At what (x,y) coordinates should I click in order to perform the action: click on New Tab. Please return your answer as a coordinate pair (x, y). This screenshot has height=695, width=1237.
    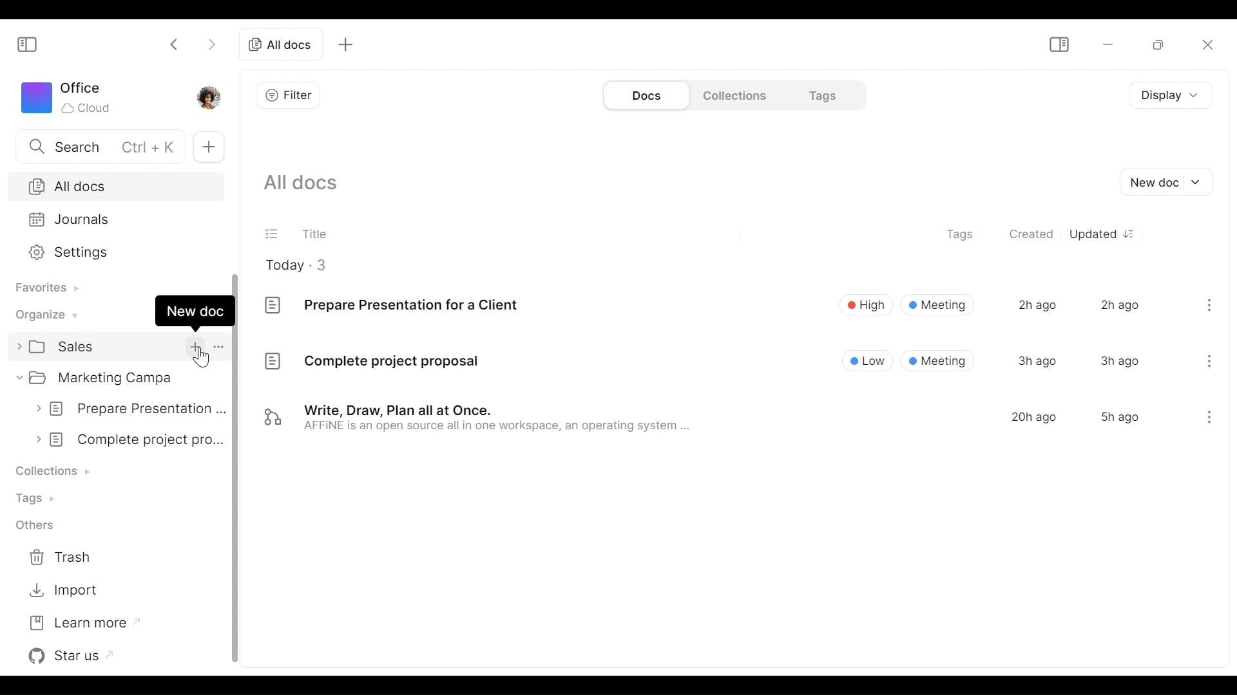
    Looking at the image, I should click on (209, 147).